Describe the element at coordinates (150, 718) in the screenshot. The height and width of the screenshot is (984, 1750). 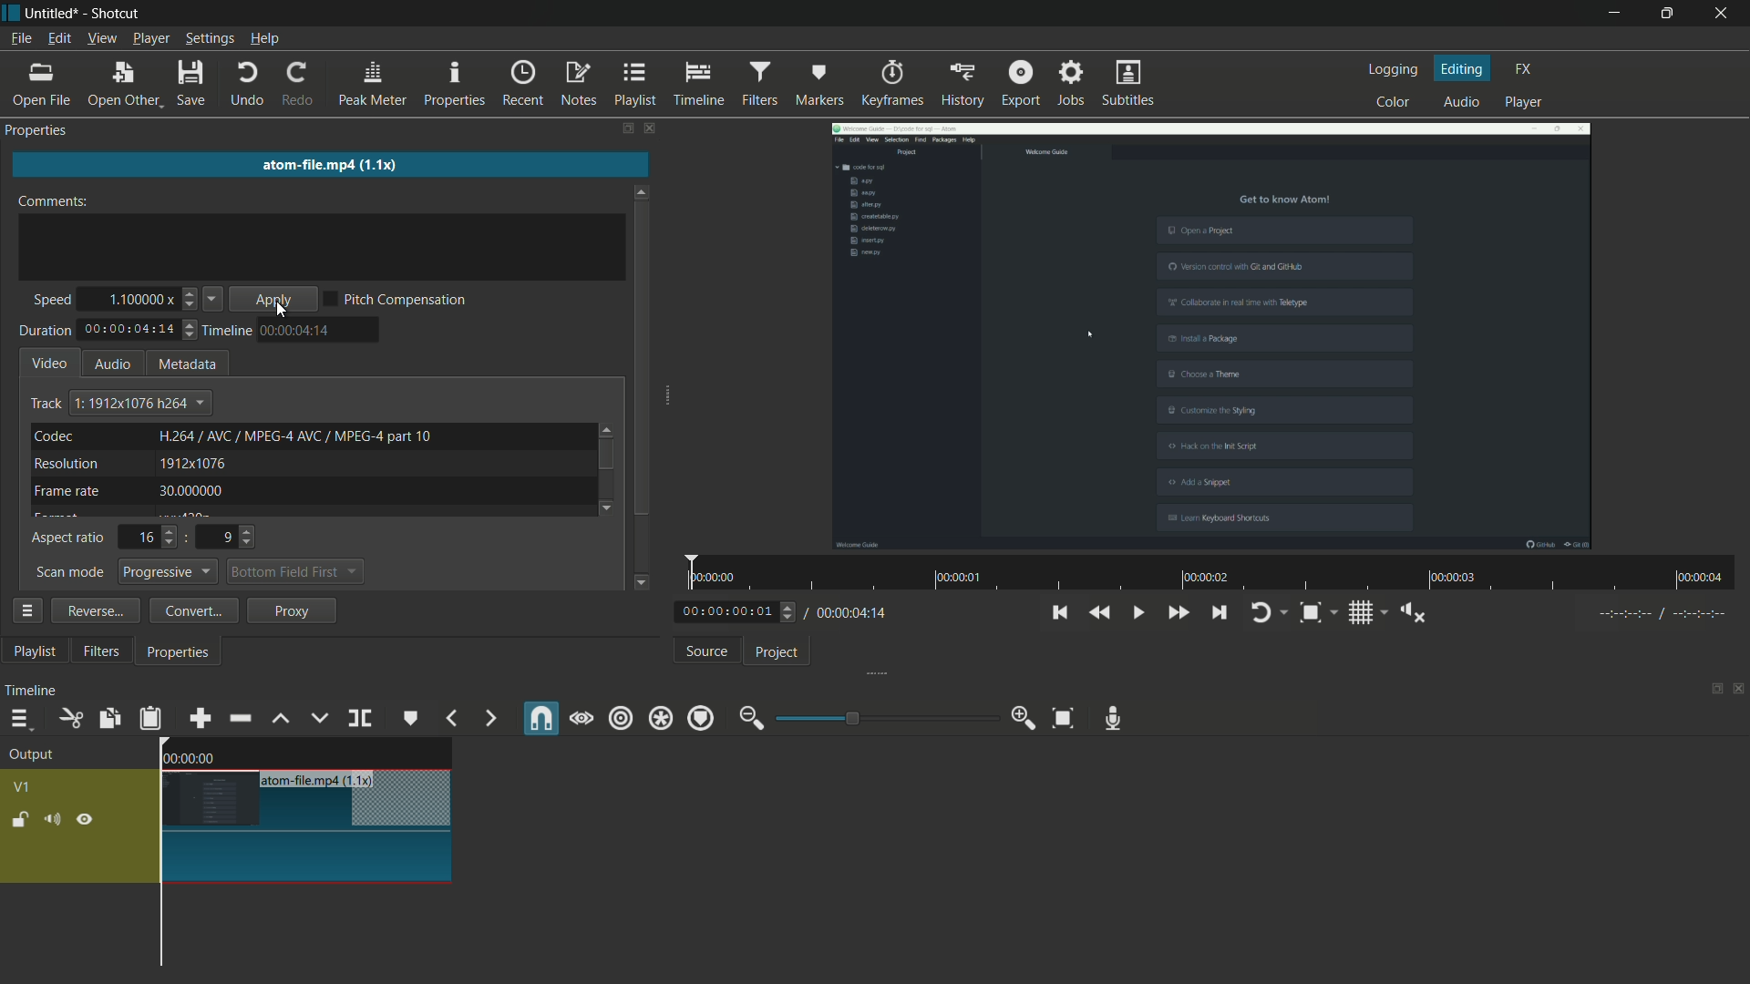
I see `paste` at that location.